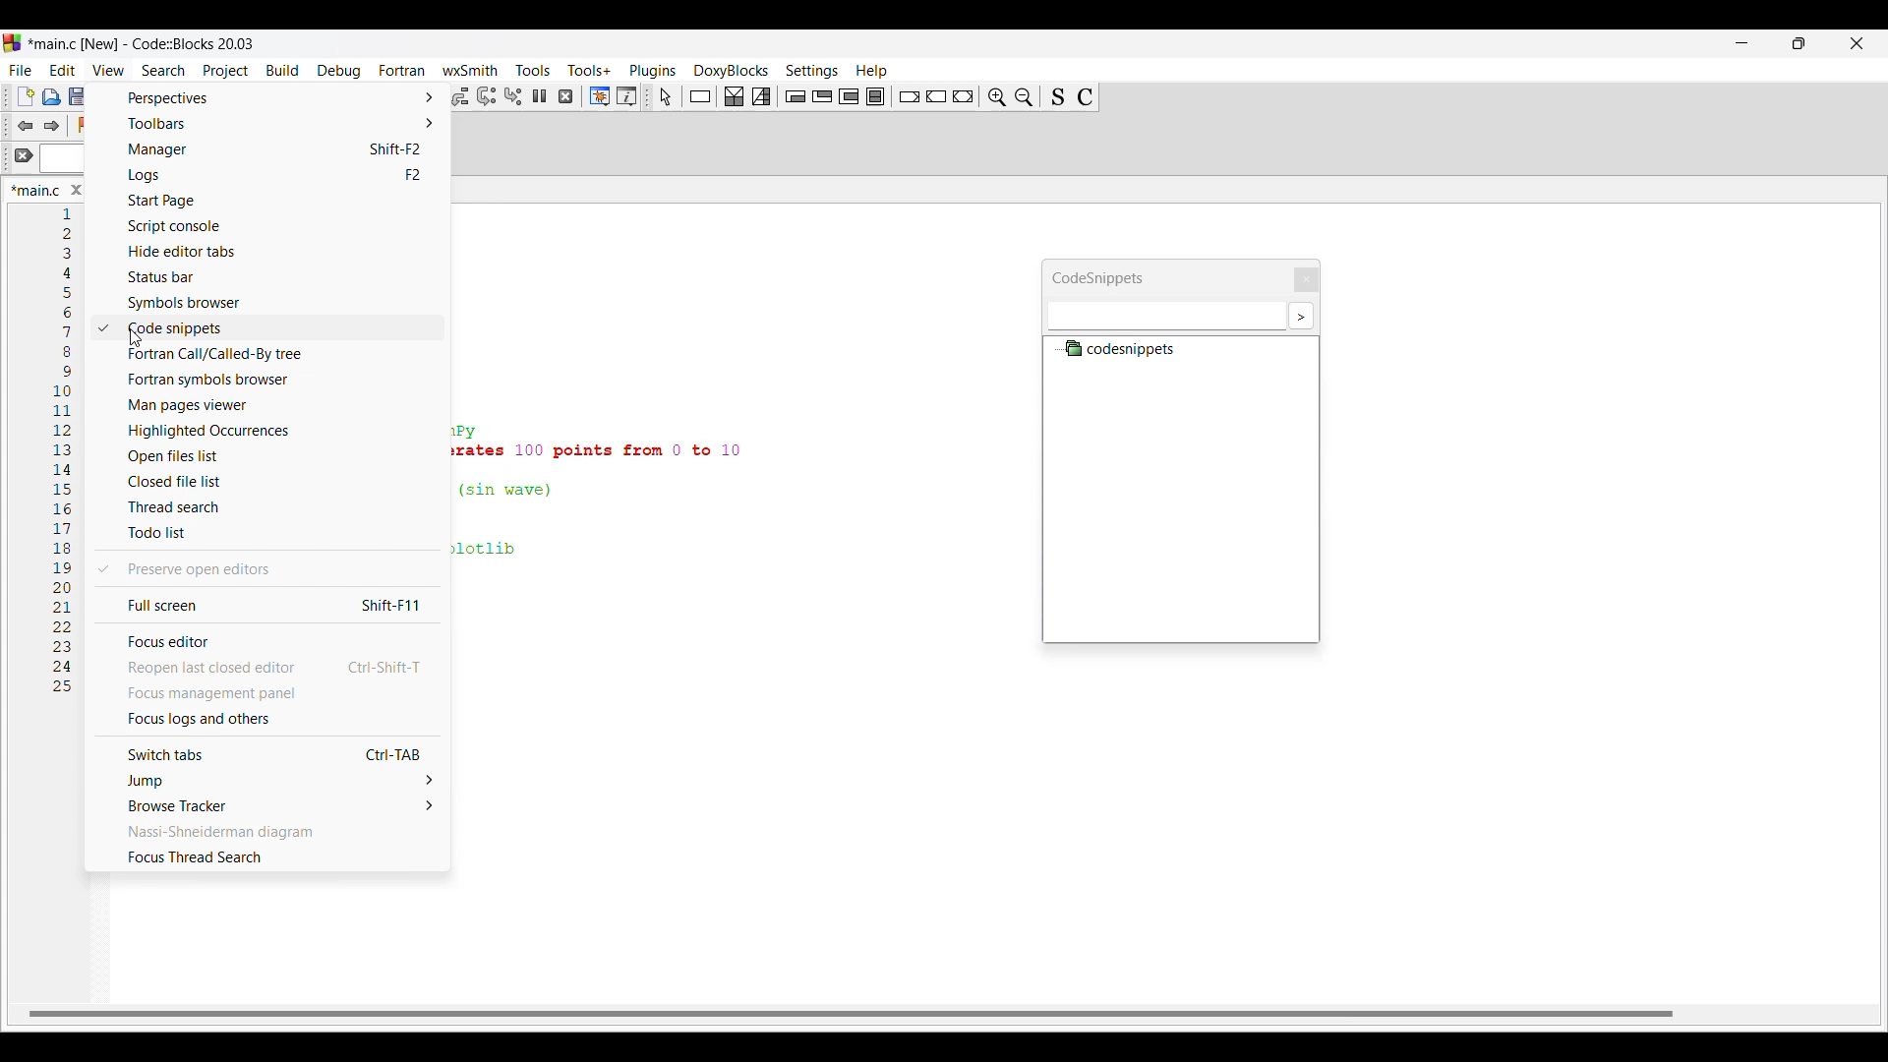 Image resolution: width=1888 pixels, height=1062 pixels. What do you see at coordinates (51, 126) in the screenshot?
I see `Toggle forward` at bounding box center [51, 126].